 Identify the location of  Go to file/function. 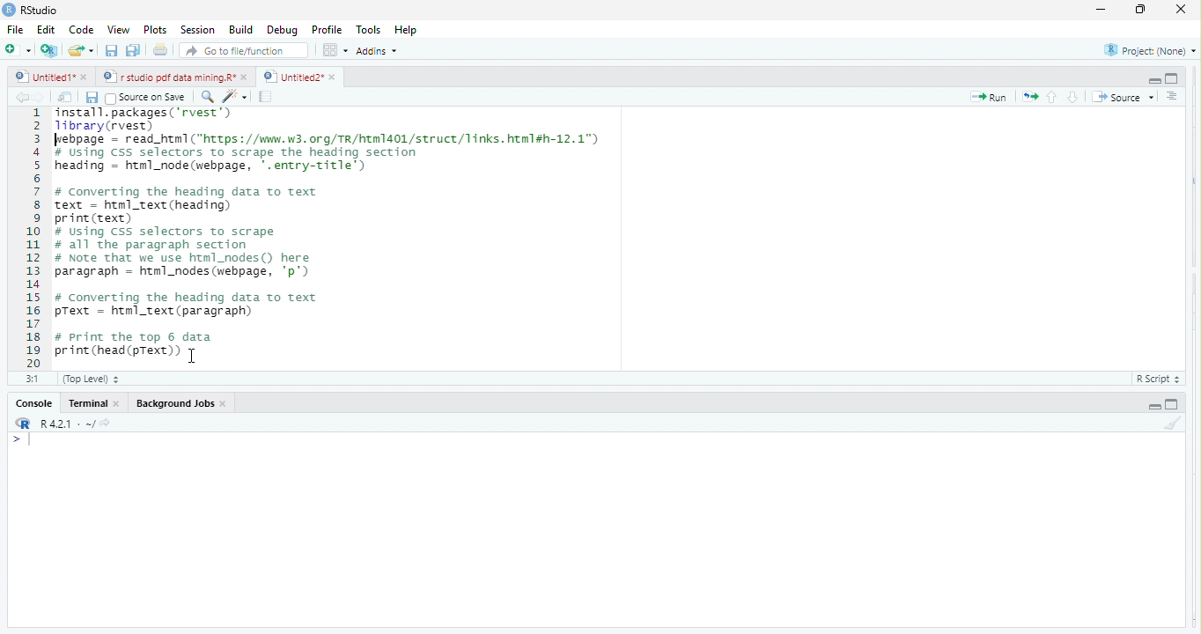
(245, 51).